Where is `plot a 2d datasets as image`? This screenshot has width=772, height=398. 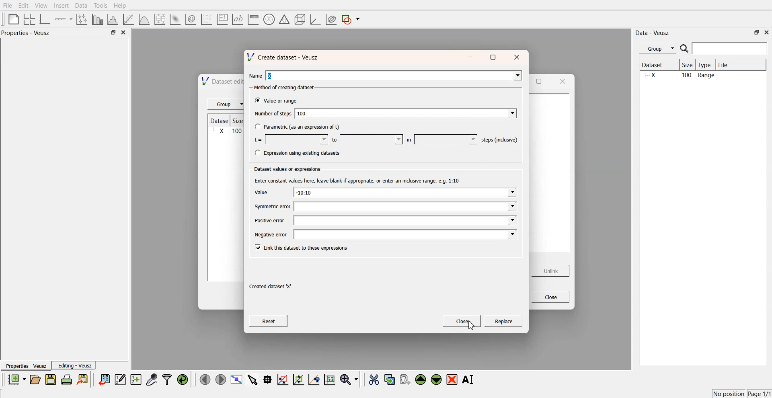 plot a 2d datasets as image is located at coordinates (175, 19).